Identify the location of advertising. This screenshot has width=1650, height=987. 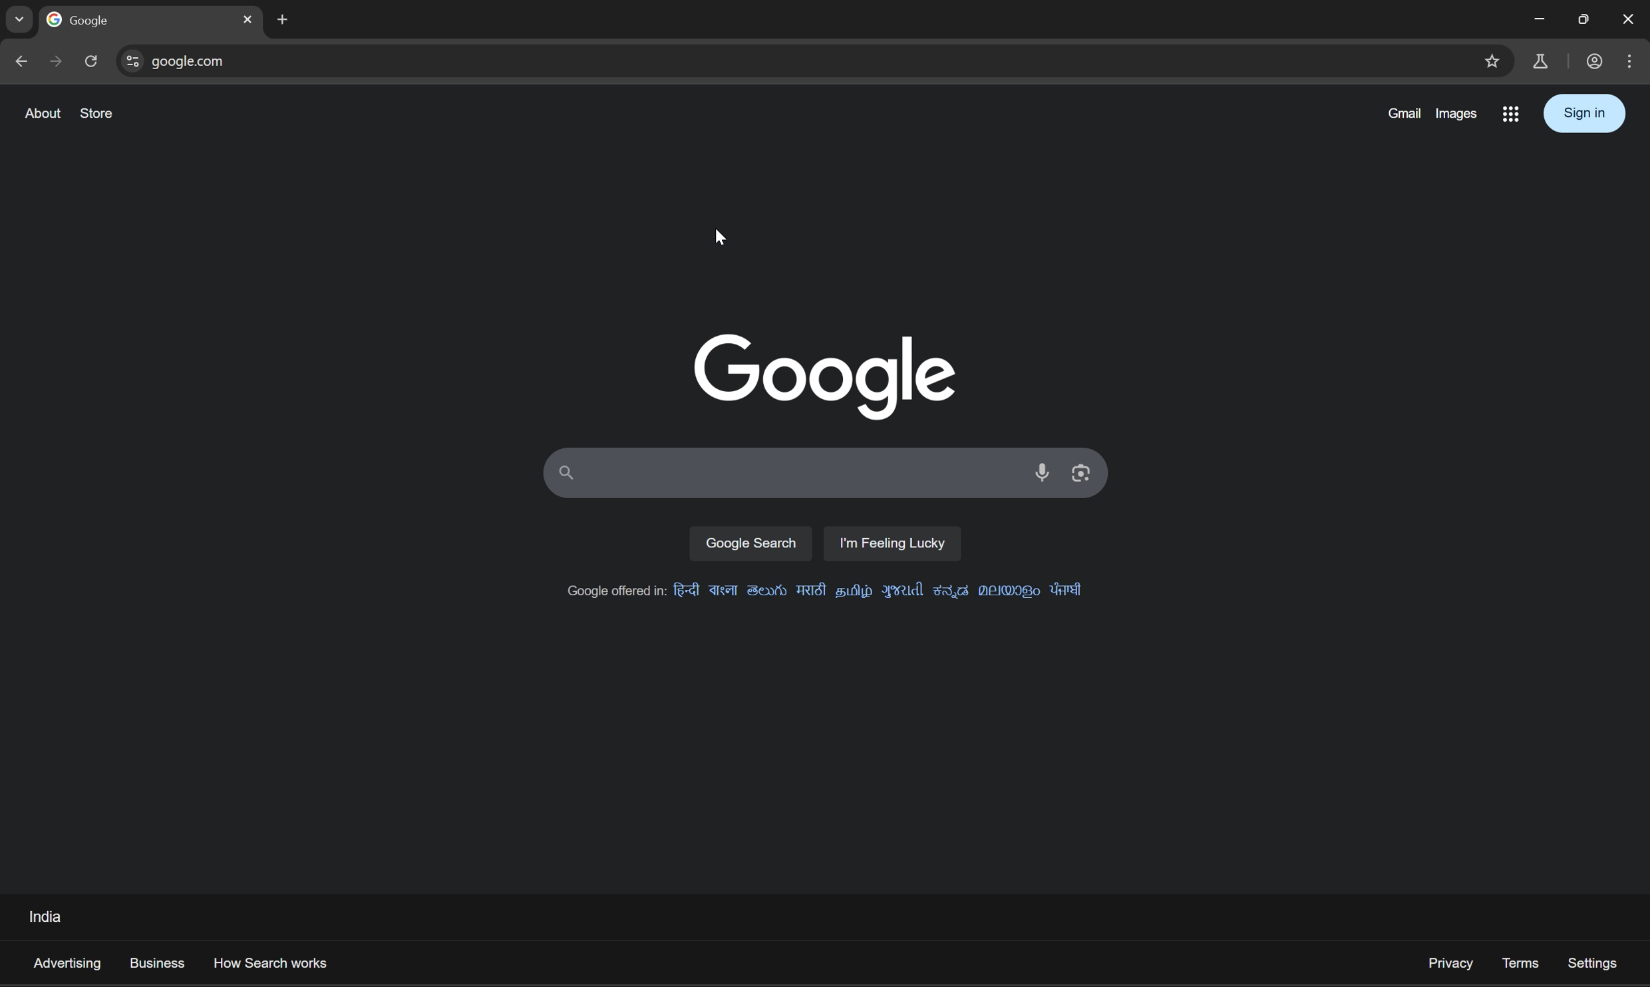
(66, 961).